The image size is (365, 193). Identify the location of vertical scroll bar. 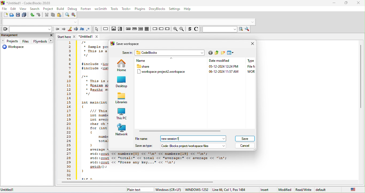
(361, 76).